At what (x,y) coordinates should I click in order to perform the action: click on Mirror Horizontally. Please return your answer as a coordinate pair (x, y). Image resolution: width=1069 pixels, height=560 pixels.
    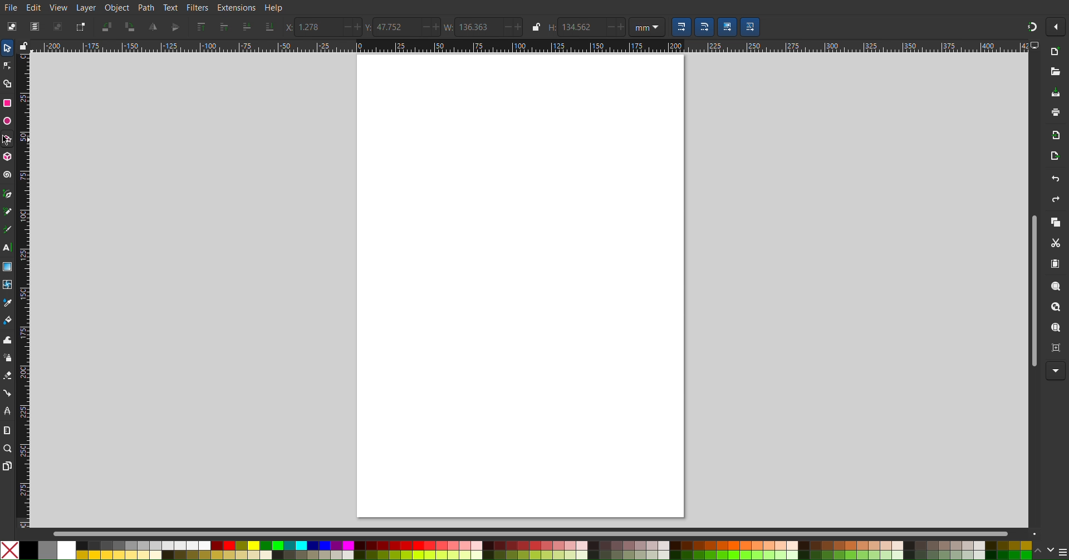
    Looking at the image, I should click on (175, 28).